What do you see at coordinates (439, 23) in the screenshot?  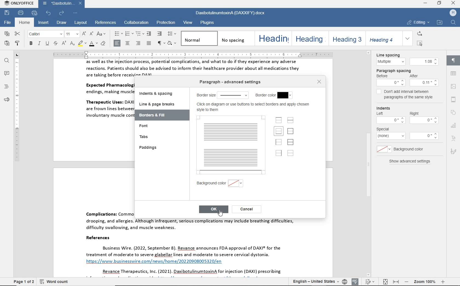 I see `open file location` at bounding box center [439, 23].